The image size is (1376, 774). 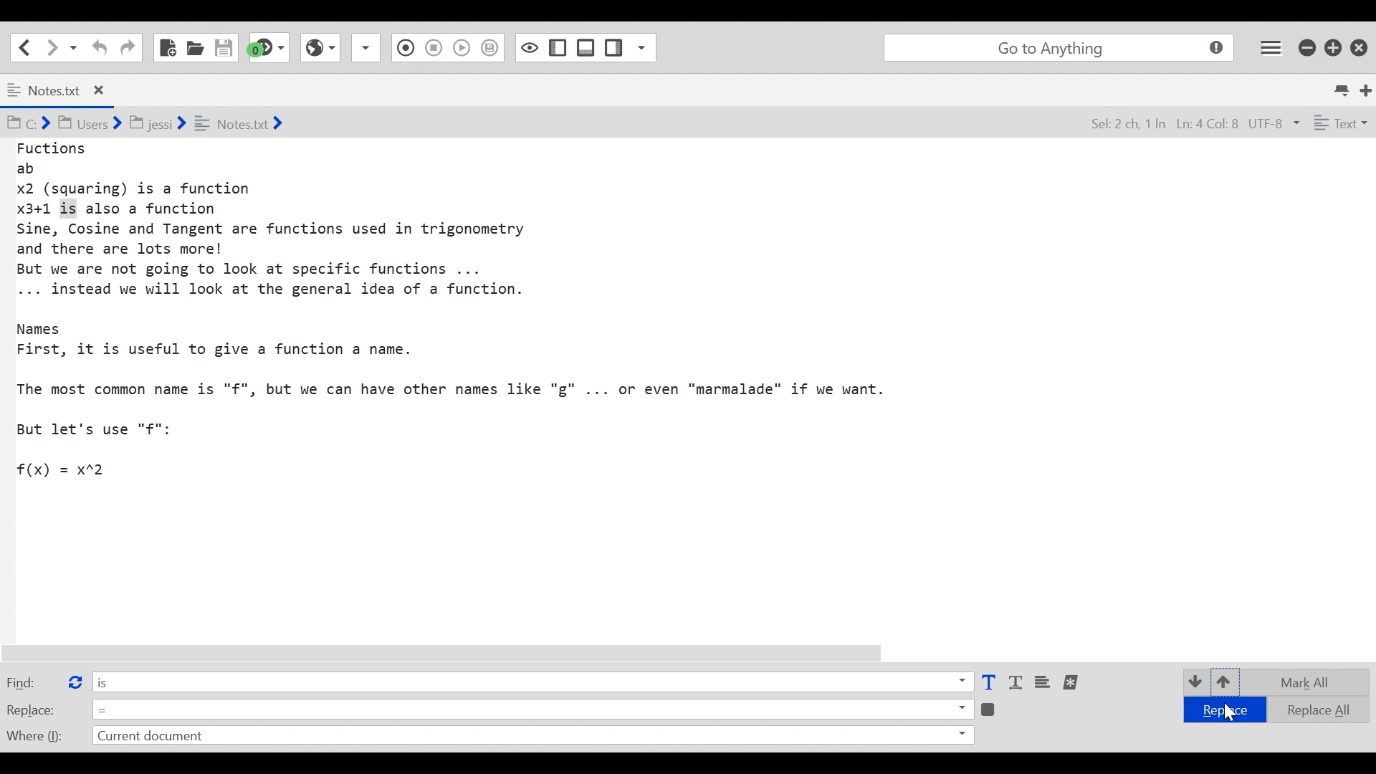 I want to click on Replace All, so click(x=1309, y=708).